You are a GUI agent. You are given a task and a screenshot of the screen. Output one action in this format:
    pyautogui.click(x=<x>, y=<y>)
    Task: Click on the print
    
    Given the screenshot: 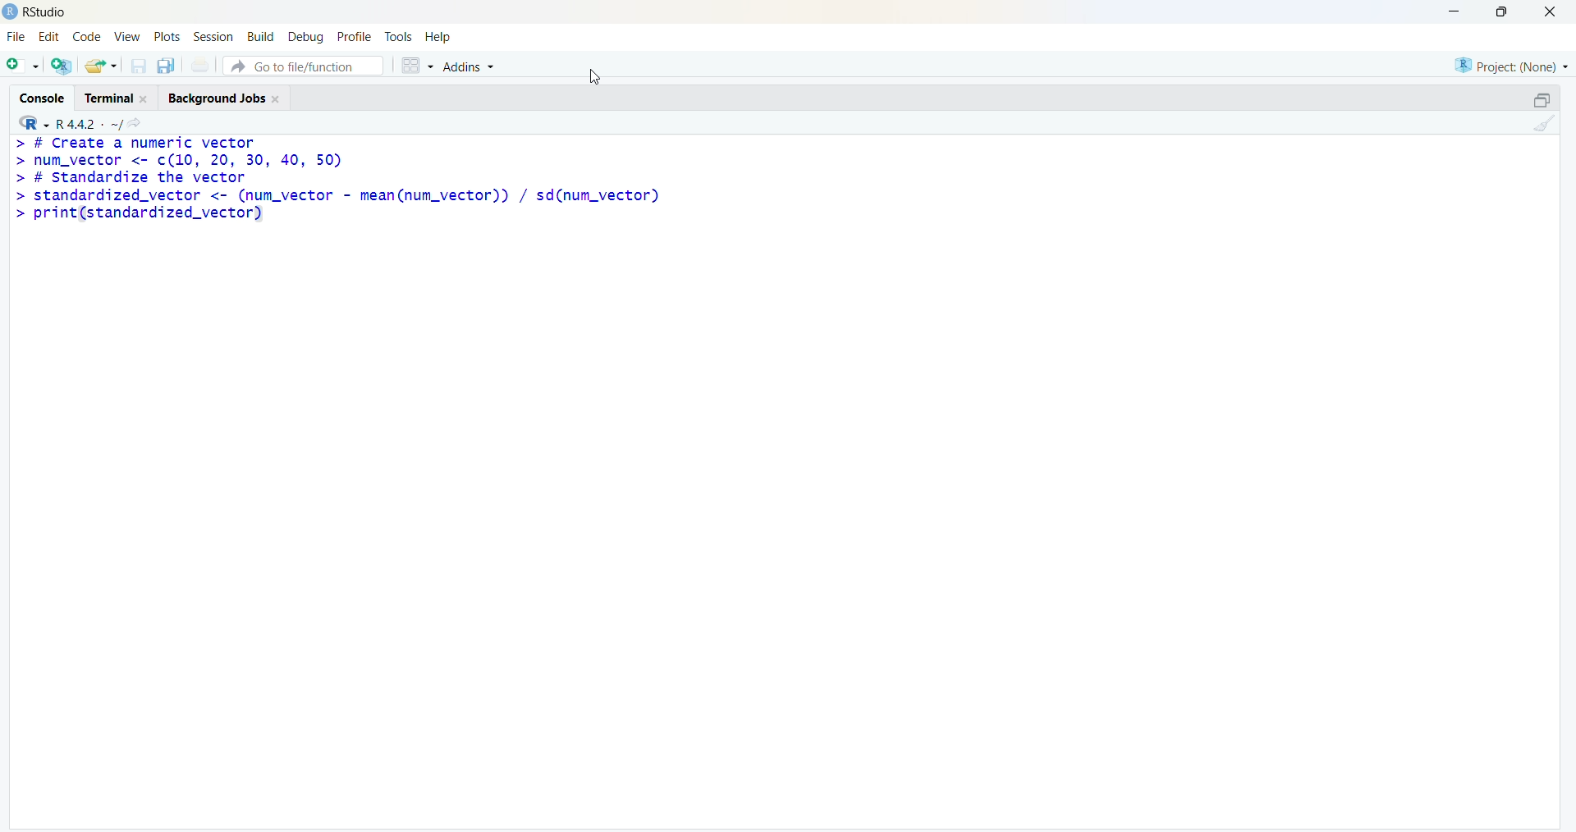 What is the action you would take?
    pyautogui.click(x=200, y=64)
    